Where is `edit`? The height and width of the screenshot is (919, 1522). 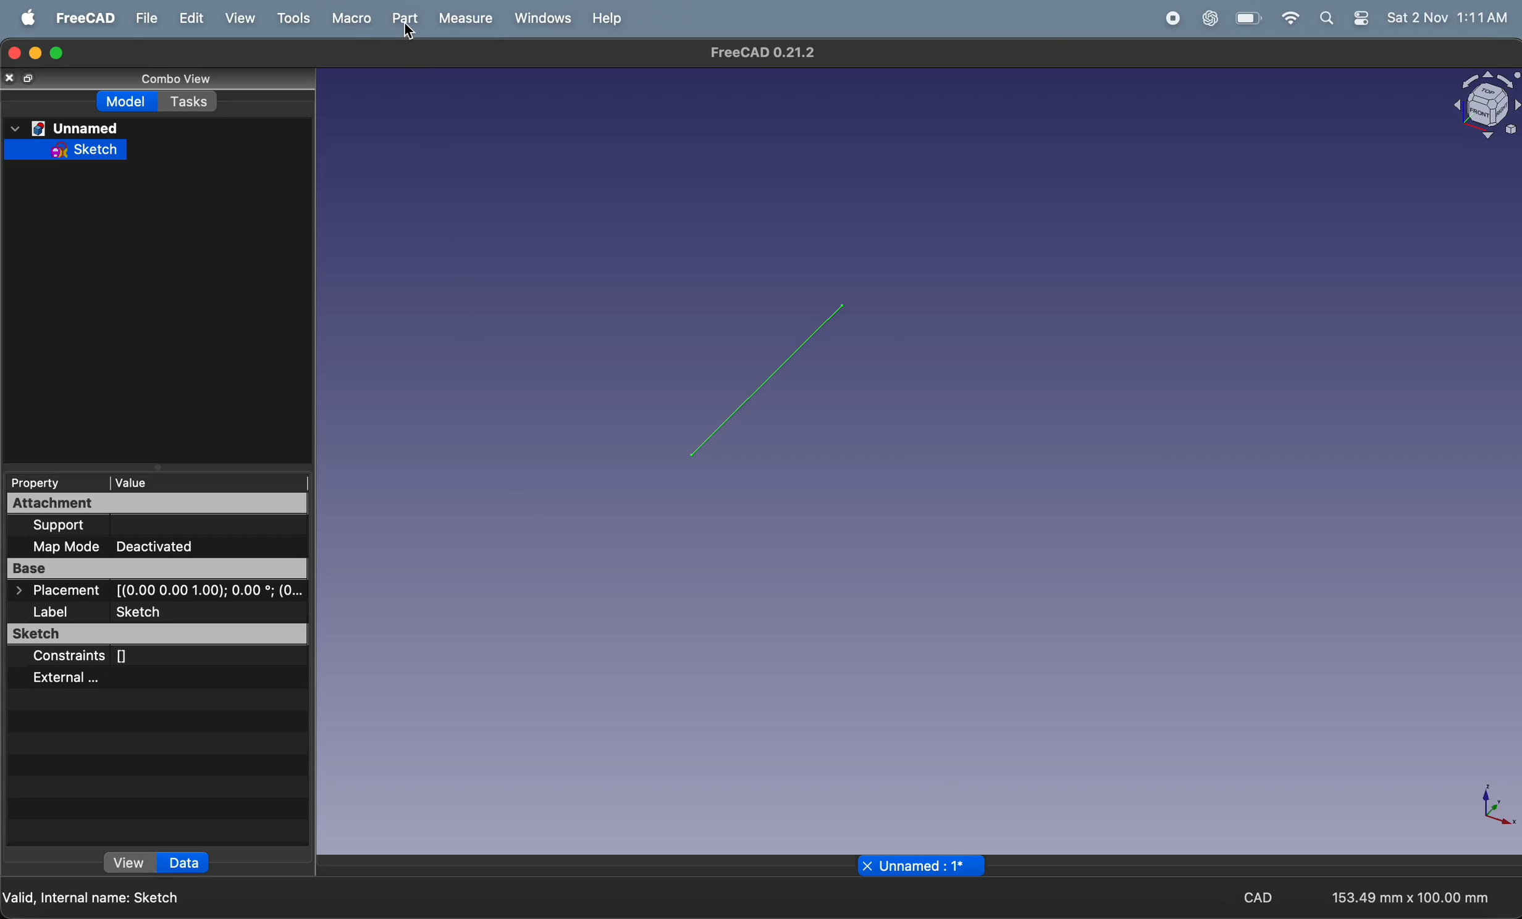
edit is located at coordinates (193, 19).